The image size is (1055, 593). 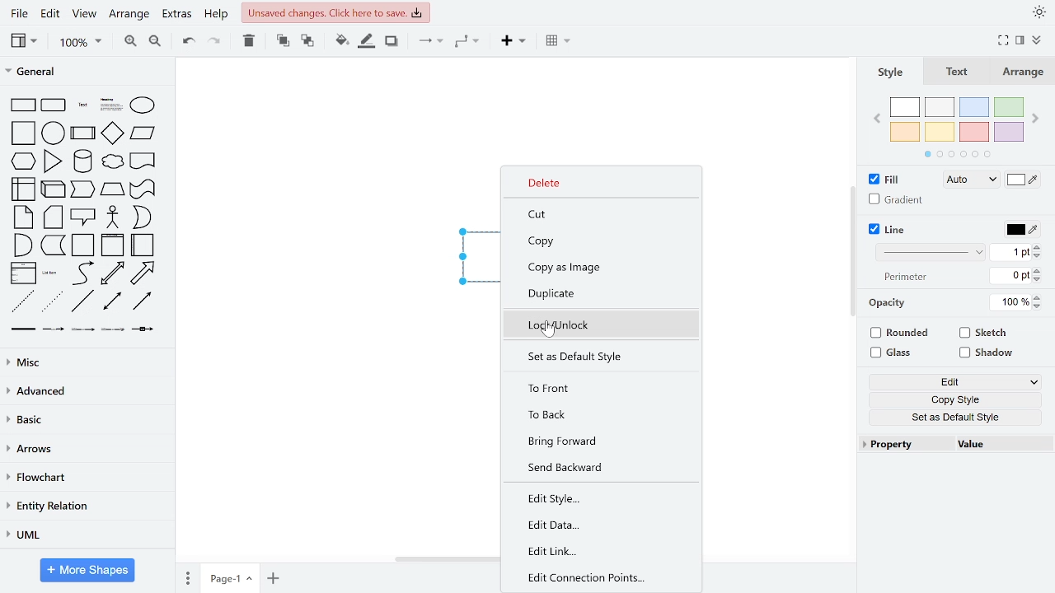 What do you see at coordinates (54, 329) in the screenshot?
I see `connector with label` at bounding box center [54, 329].